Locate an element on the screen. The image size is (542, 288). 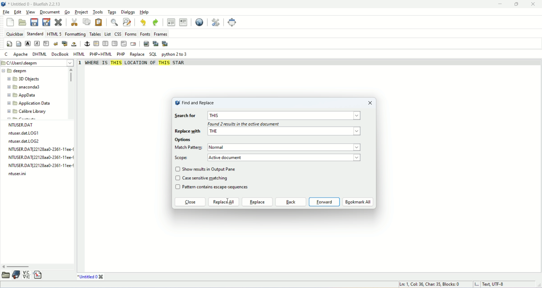
right justify is located at coordinates (114, 43).